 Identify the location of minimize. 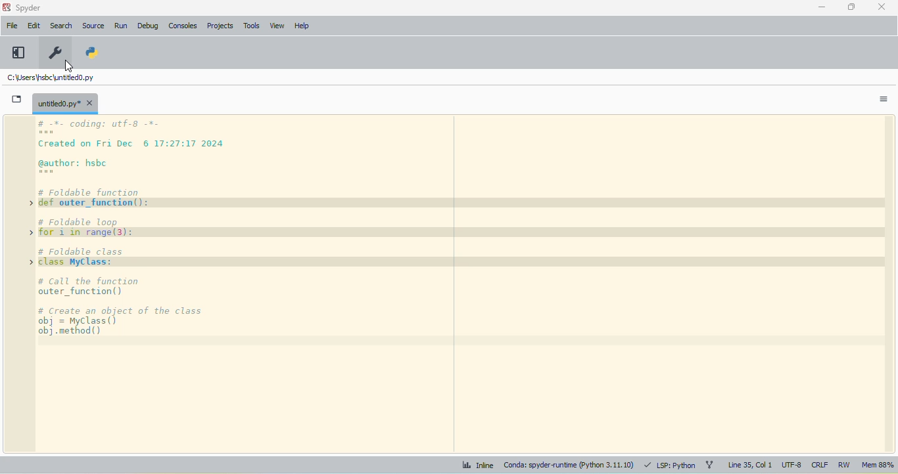
(821, 7).